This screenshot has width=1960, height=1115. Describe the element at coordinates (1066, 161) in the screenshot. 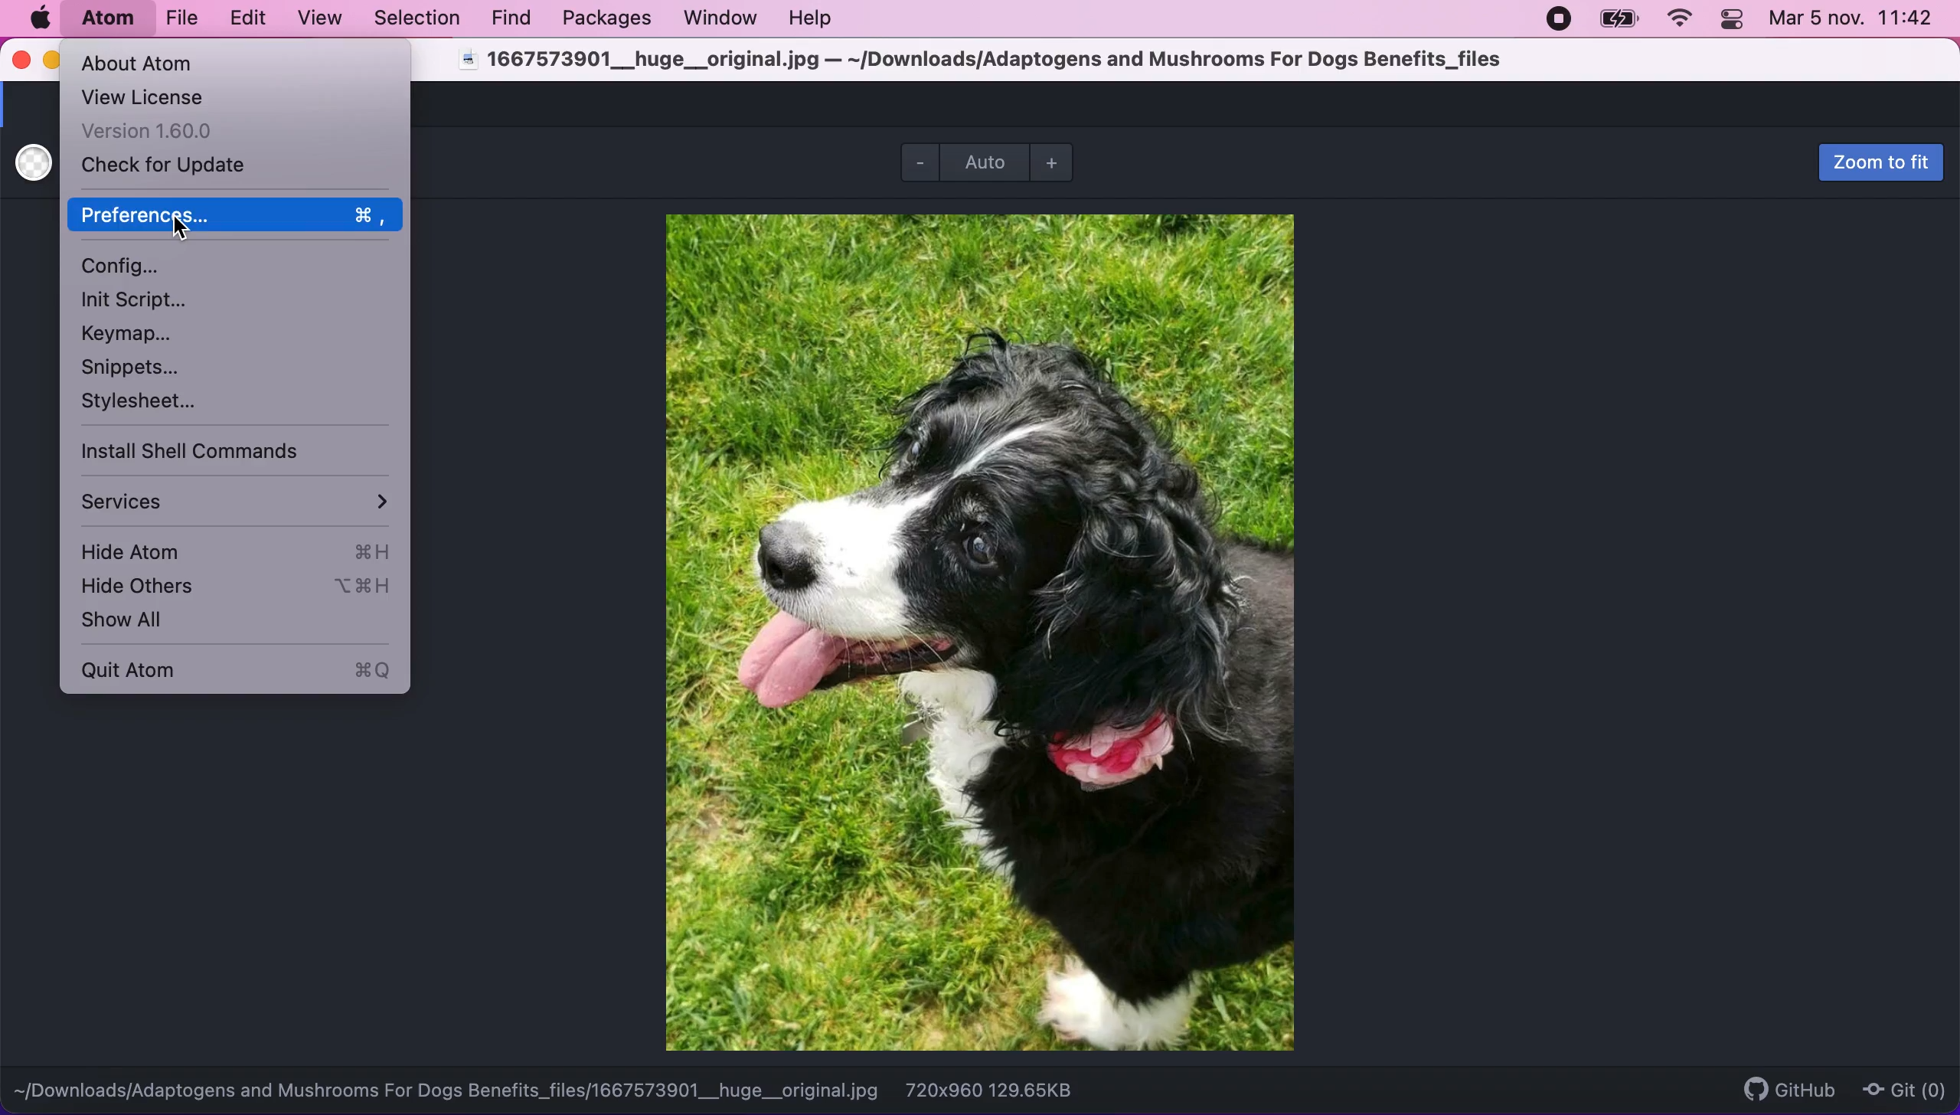

I see `zoom out` at that location.